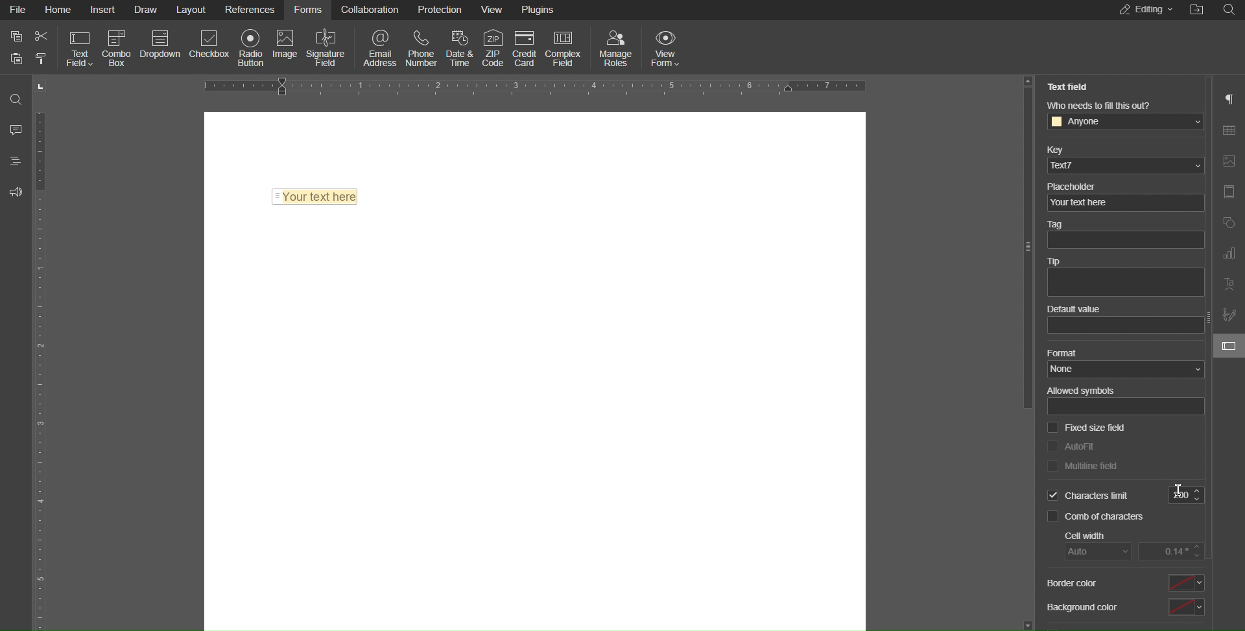  Describe the element at coordinates (1229, 131) in the screenshot. I see `Table Settings` at that location.